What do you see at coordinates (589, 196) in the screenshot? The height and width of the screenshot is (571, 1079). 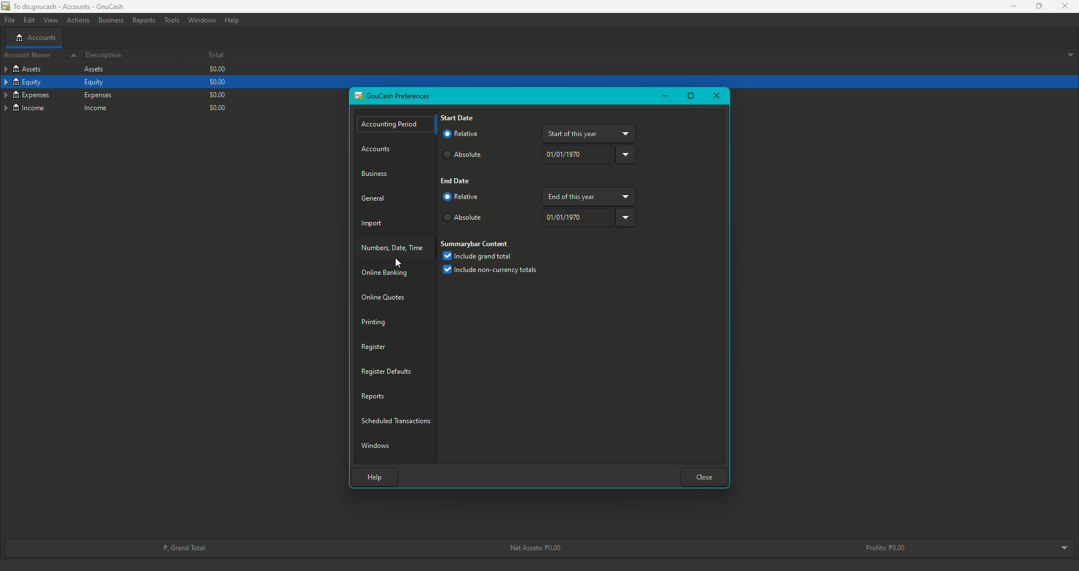 I see `End of this year` at bounding box center [589, 196].